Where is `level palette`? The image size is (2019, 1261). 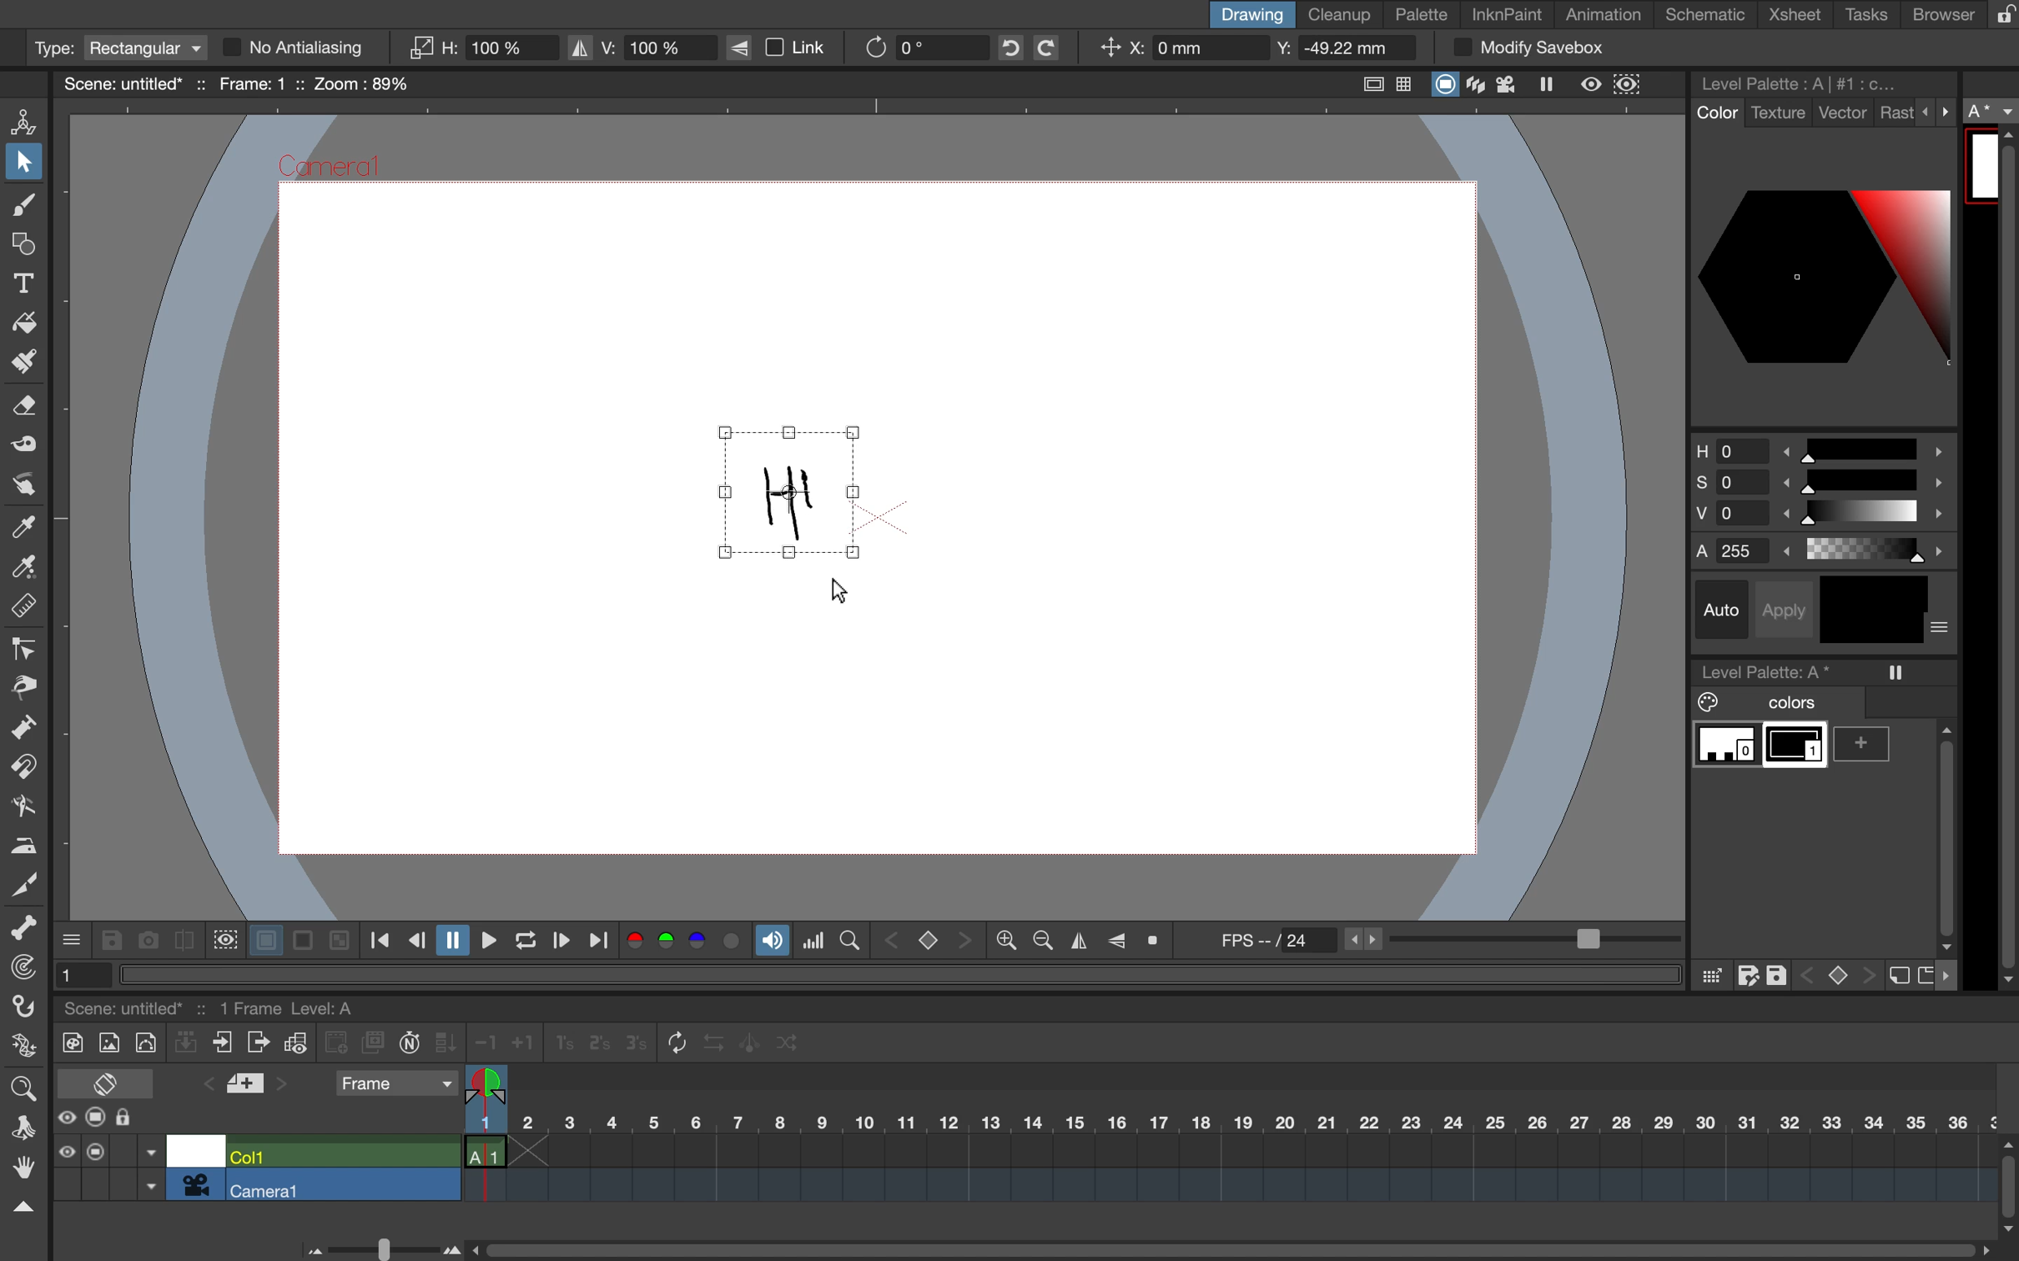
level palette is located at coordinates (1804, 83).